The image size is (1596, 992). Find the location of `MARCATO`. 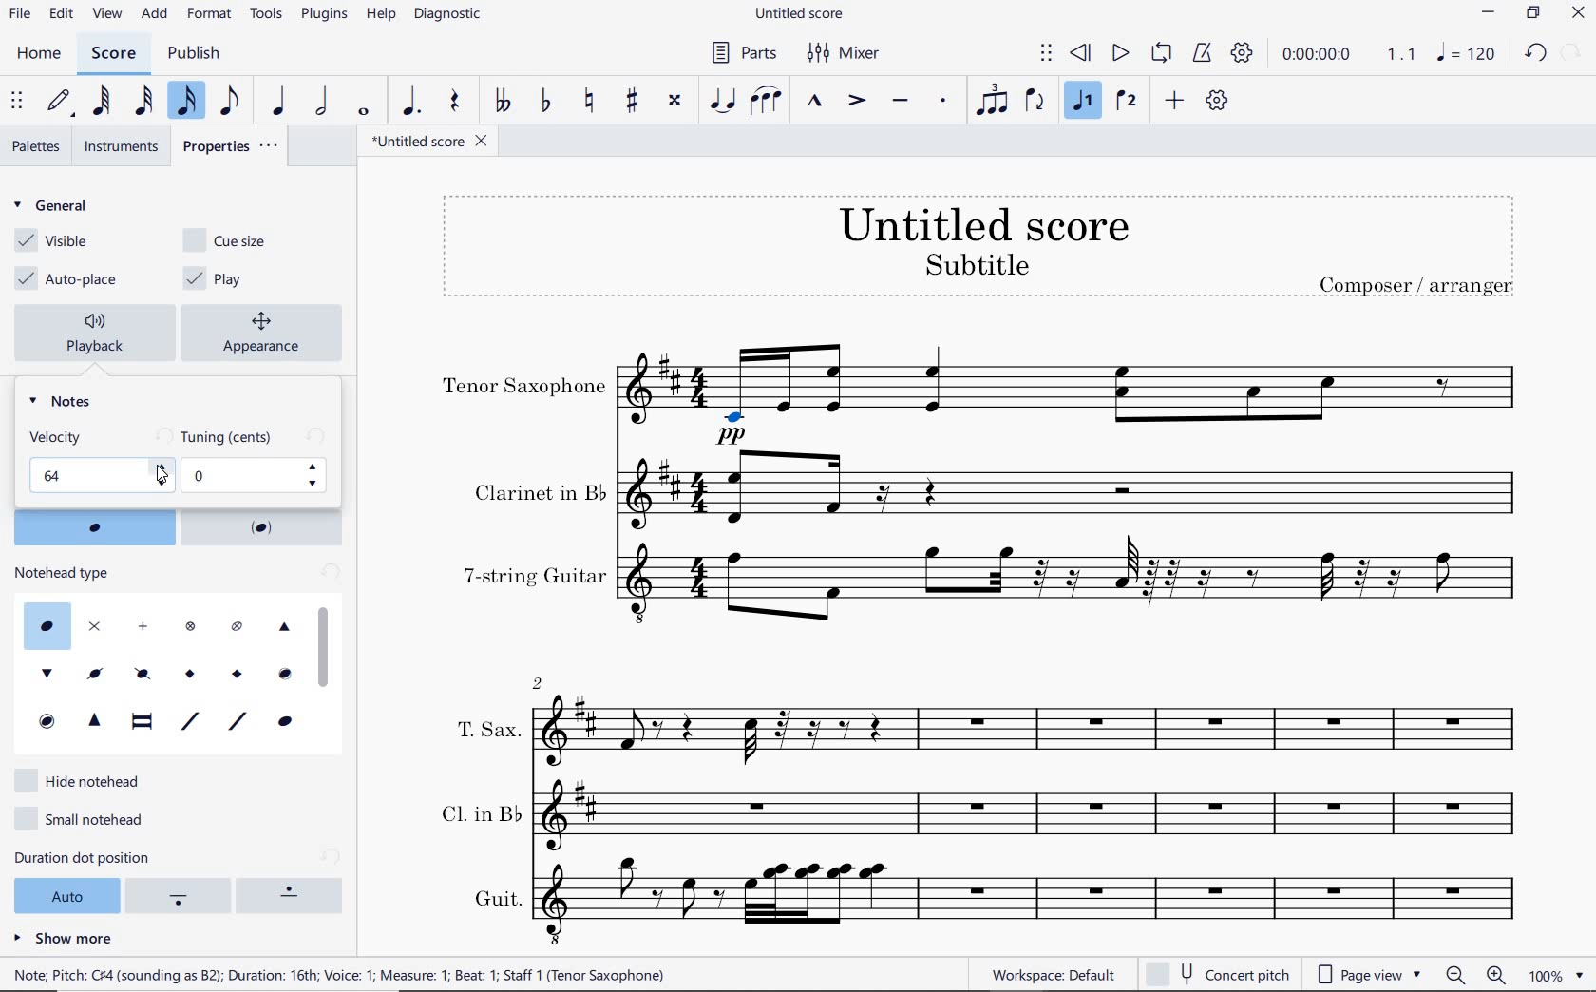

MARCATO is located at coordinates (815, 103).